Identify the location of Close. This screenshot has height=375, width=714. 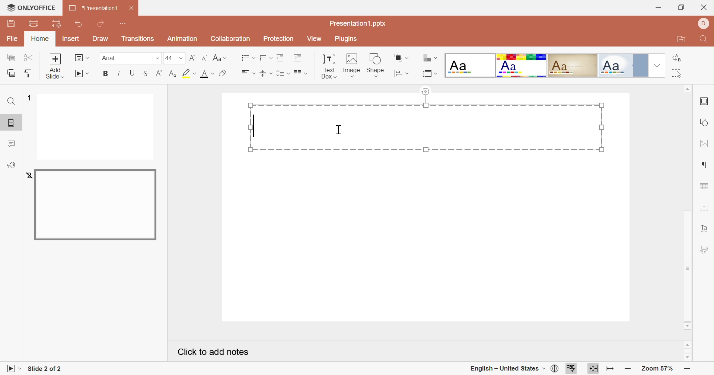
(134, 8).